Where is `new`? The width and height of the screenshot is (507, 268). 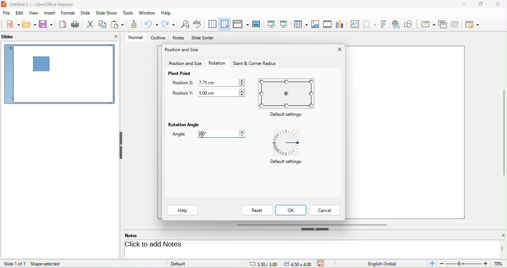
new is located at coordinates (10, 25).